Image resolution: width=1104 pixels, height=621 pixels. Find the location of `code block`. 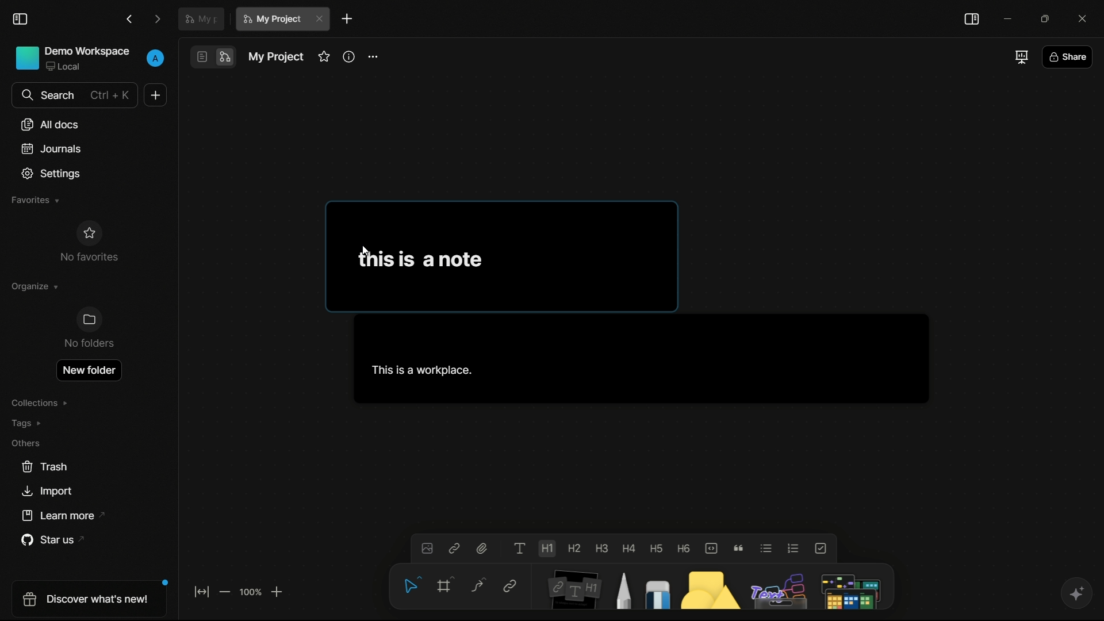

code block is located at coordinates (711, 546).